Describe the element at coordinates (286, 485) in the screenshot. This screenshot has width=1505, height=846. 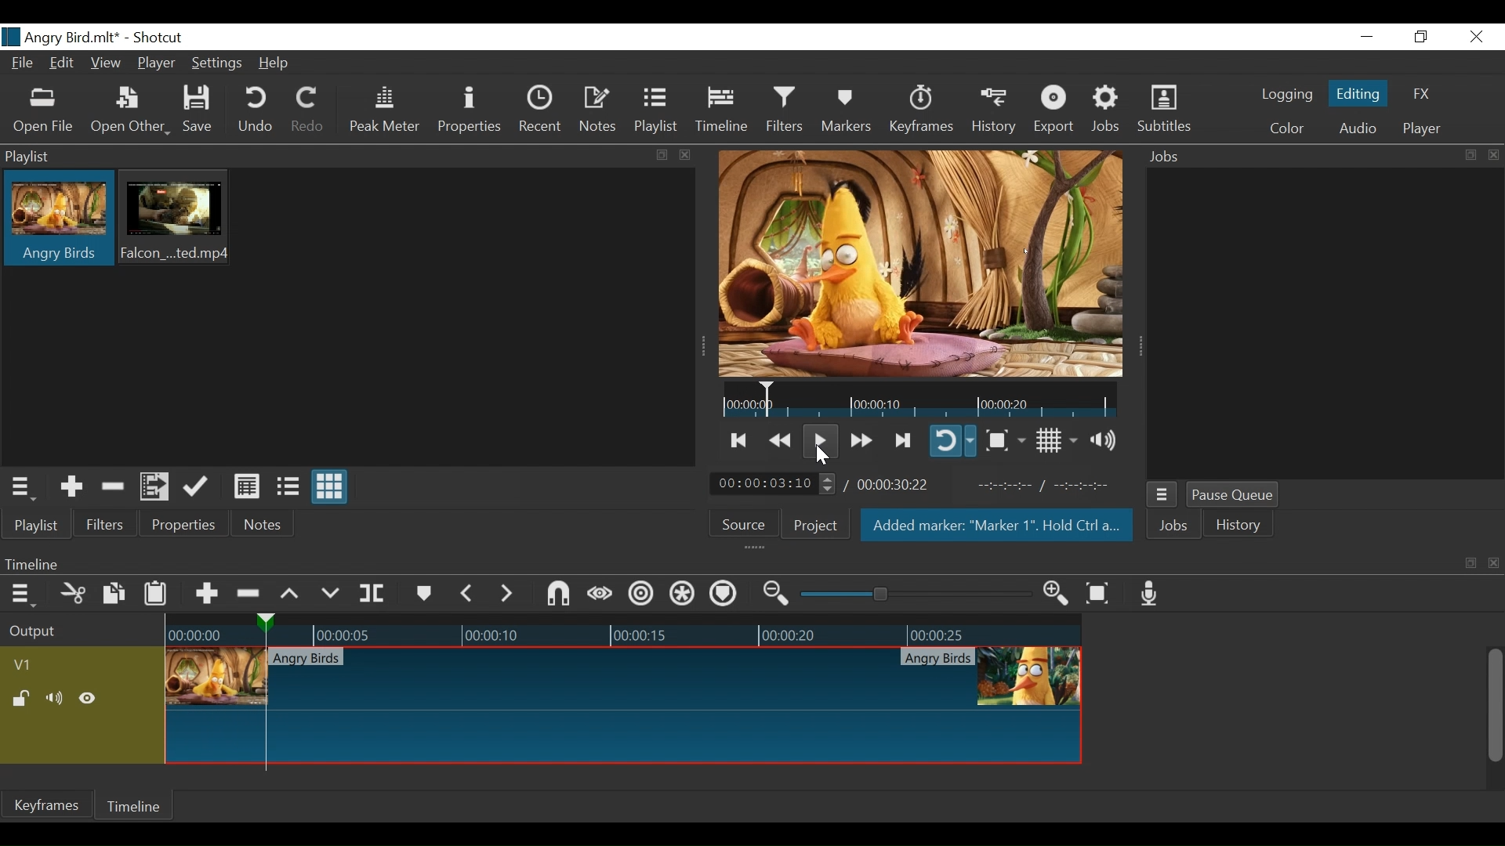
I see `View as files` at that location.